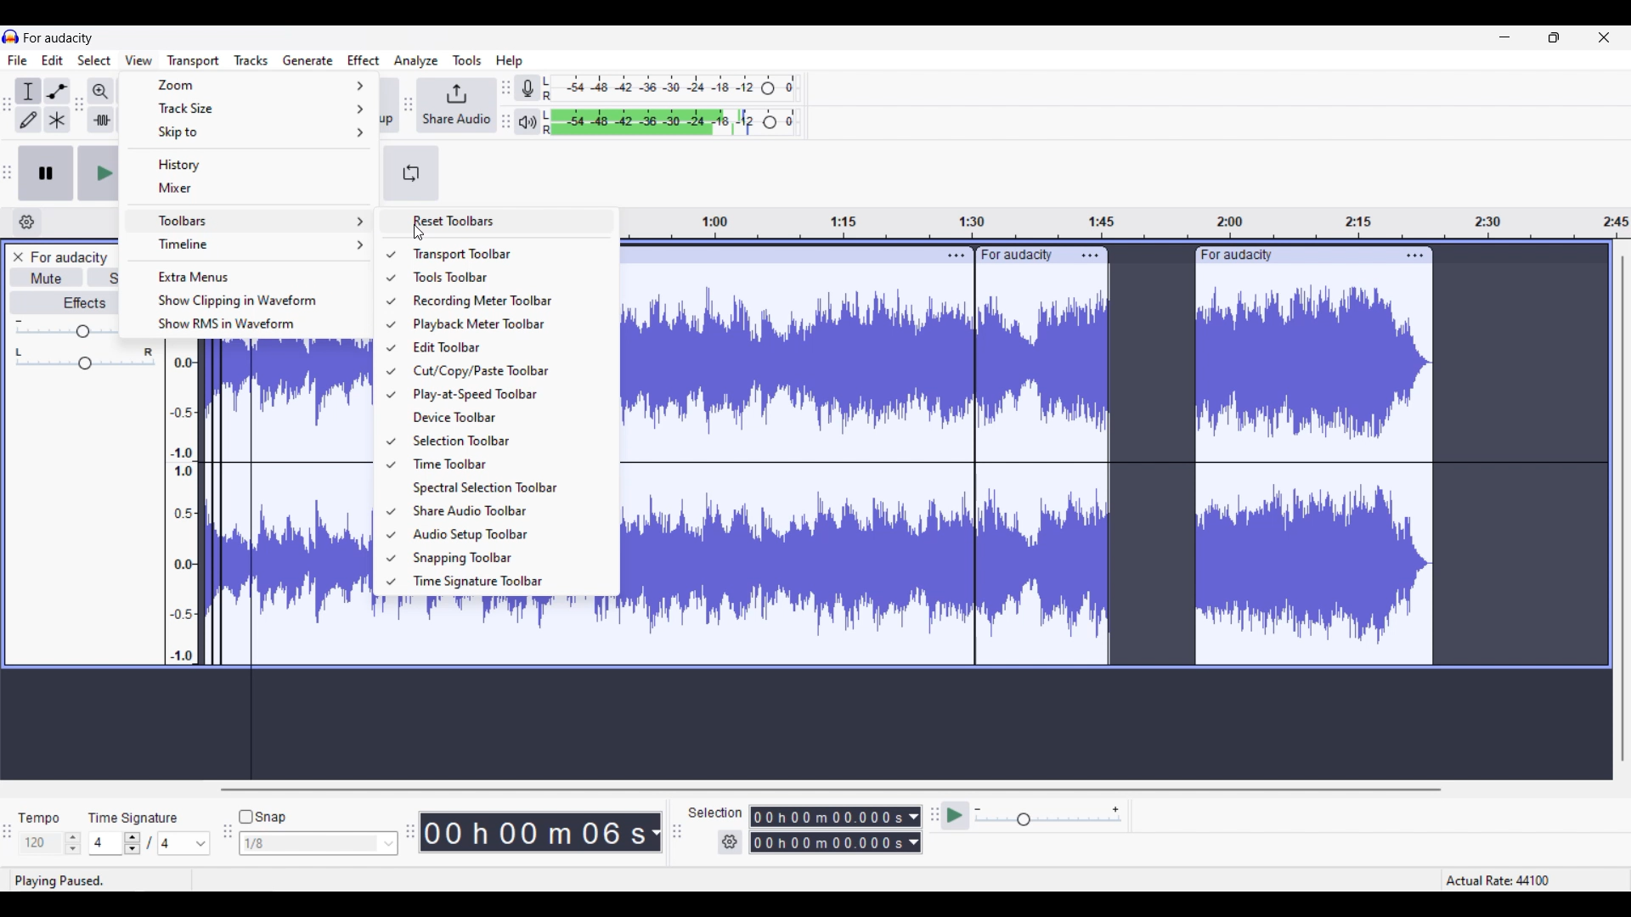 Image resolution: width=1631 pixels, height=917 pixels. What do you see at coordinates (308, 61) in the screenshot?
I see `Generate menu ` at bounding box center [308, 61].